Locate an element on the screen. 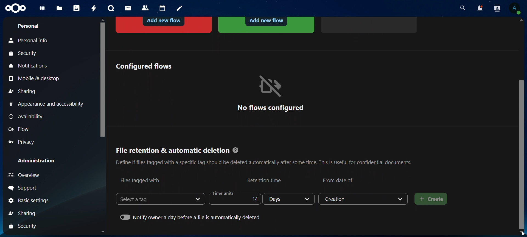 This screenshot has height=237, width=527. contacts is located at coordinates (145, 8).